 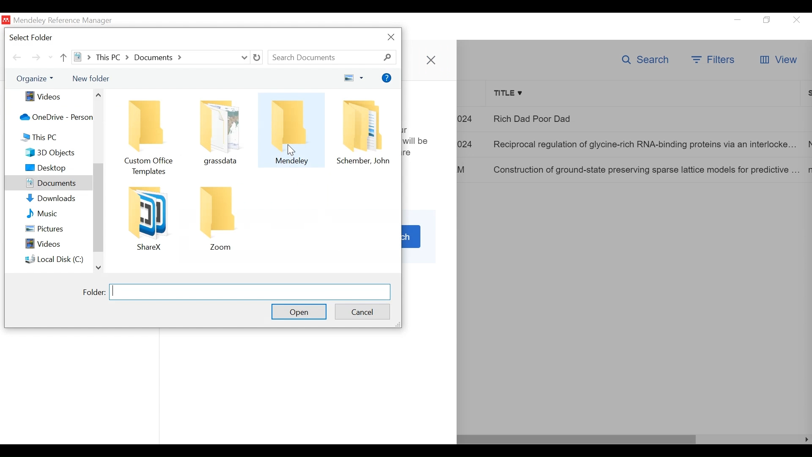 What do you see at coordinates (57, 198) in the screenshot?
I see `Downloads` at bounding box center [57, 198].